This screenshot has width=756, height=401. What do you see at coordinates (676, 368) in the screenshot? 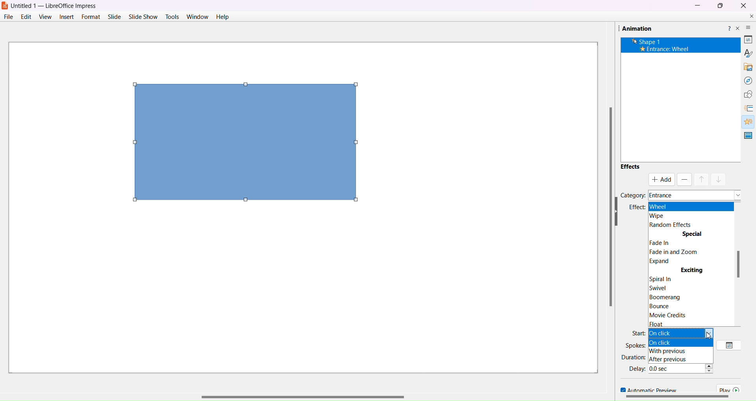
I see `Time` at bounding box center [676, 368].